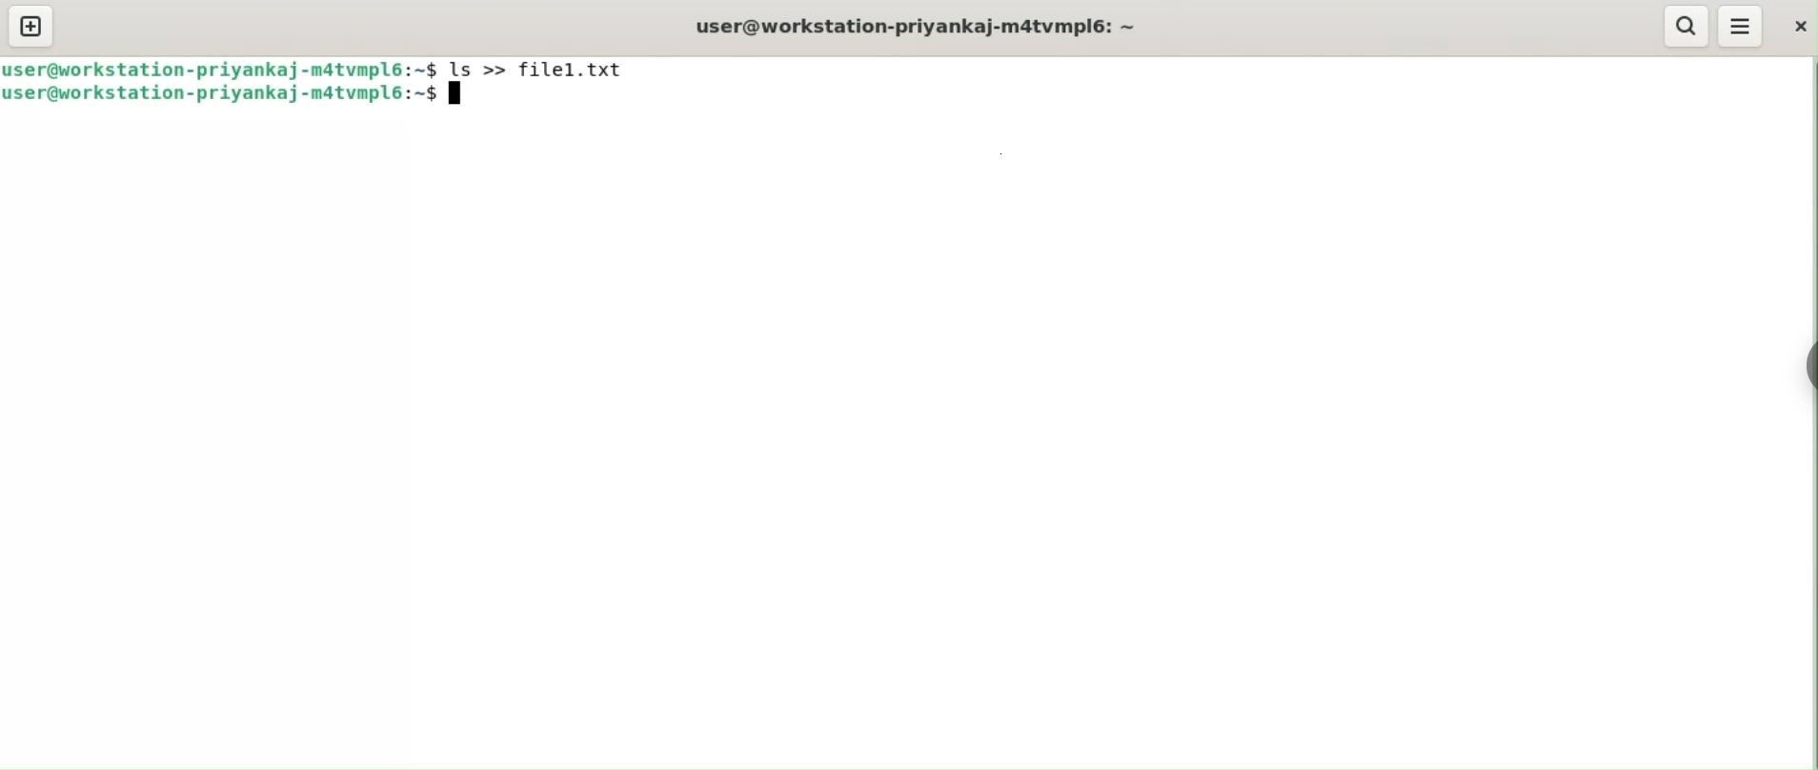 This screenshot has width=1818, height=770. What do you see at coordinates (31, 26) in the screenshot?
I see `new tab` at bounding box center [31, 26].